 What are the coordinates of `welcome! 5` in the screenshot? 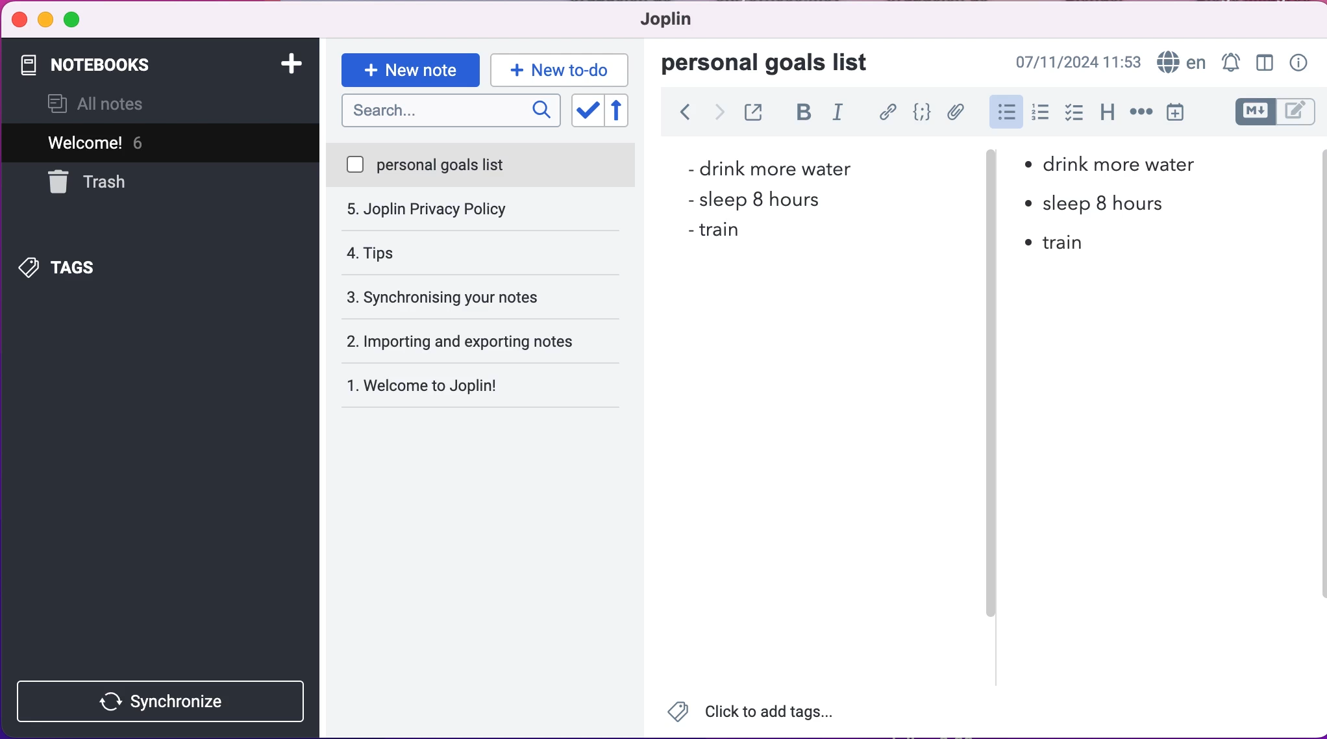 It's located at (144, 142).